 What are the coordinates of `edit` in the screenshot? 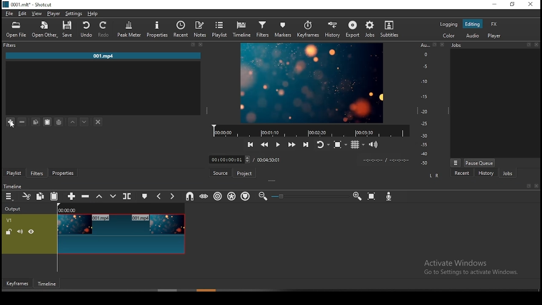 It's located at (23, 14).